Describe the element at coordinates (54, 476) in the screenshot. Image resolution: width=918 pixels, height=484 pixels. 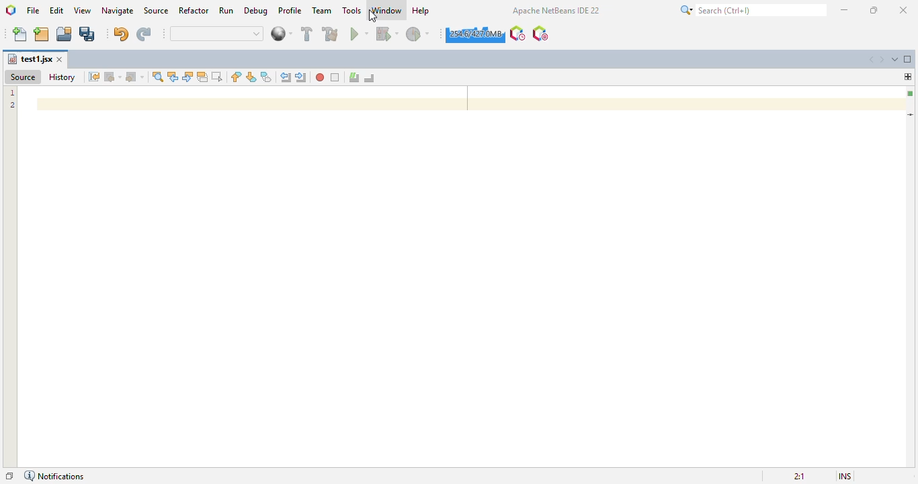
I see `notifications` at that location.